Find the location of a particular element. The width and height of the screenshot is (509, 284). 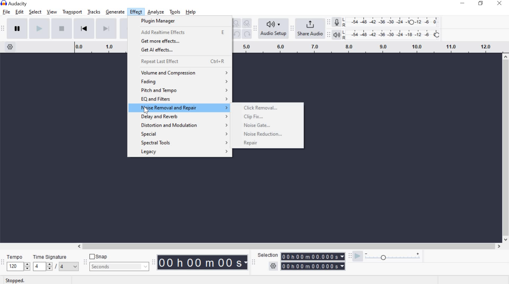

playback speed is located at coordinates (358, 257).